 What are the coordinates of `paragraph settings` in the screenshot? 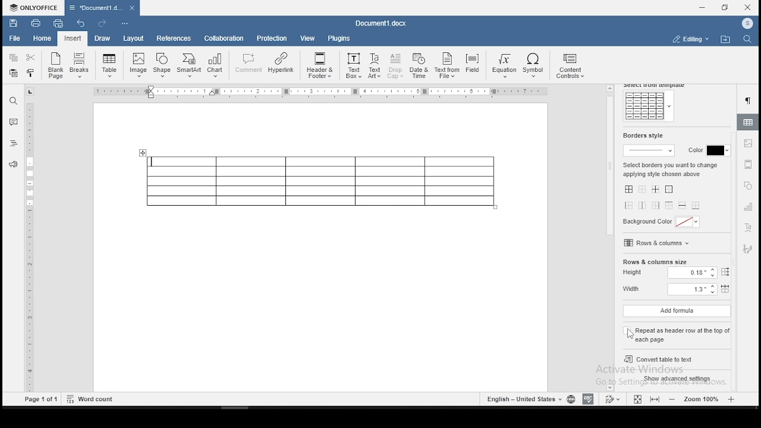 It's located at (750, 101).